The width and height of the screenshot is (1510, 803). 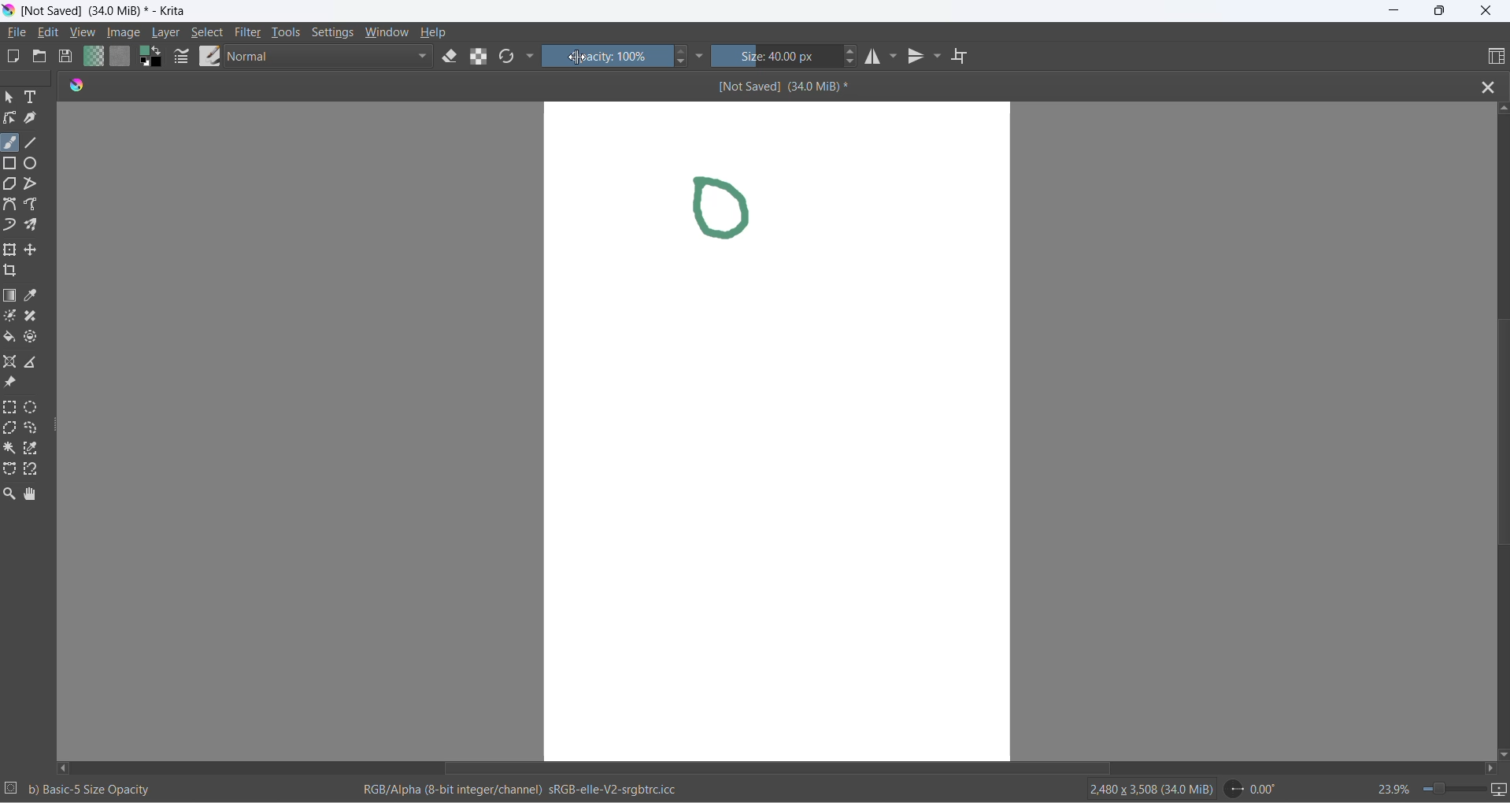 I want to click on new document, so click(x=17, y=57).